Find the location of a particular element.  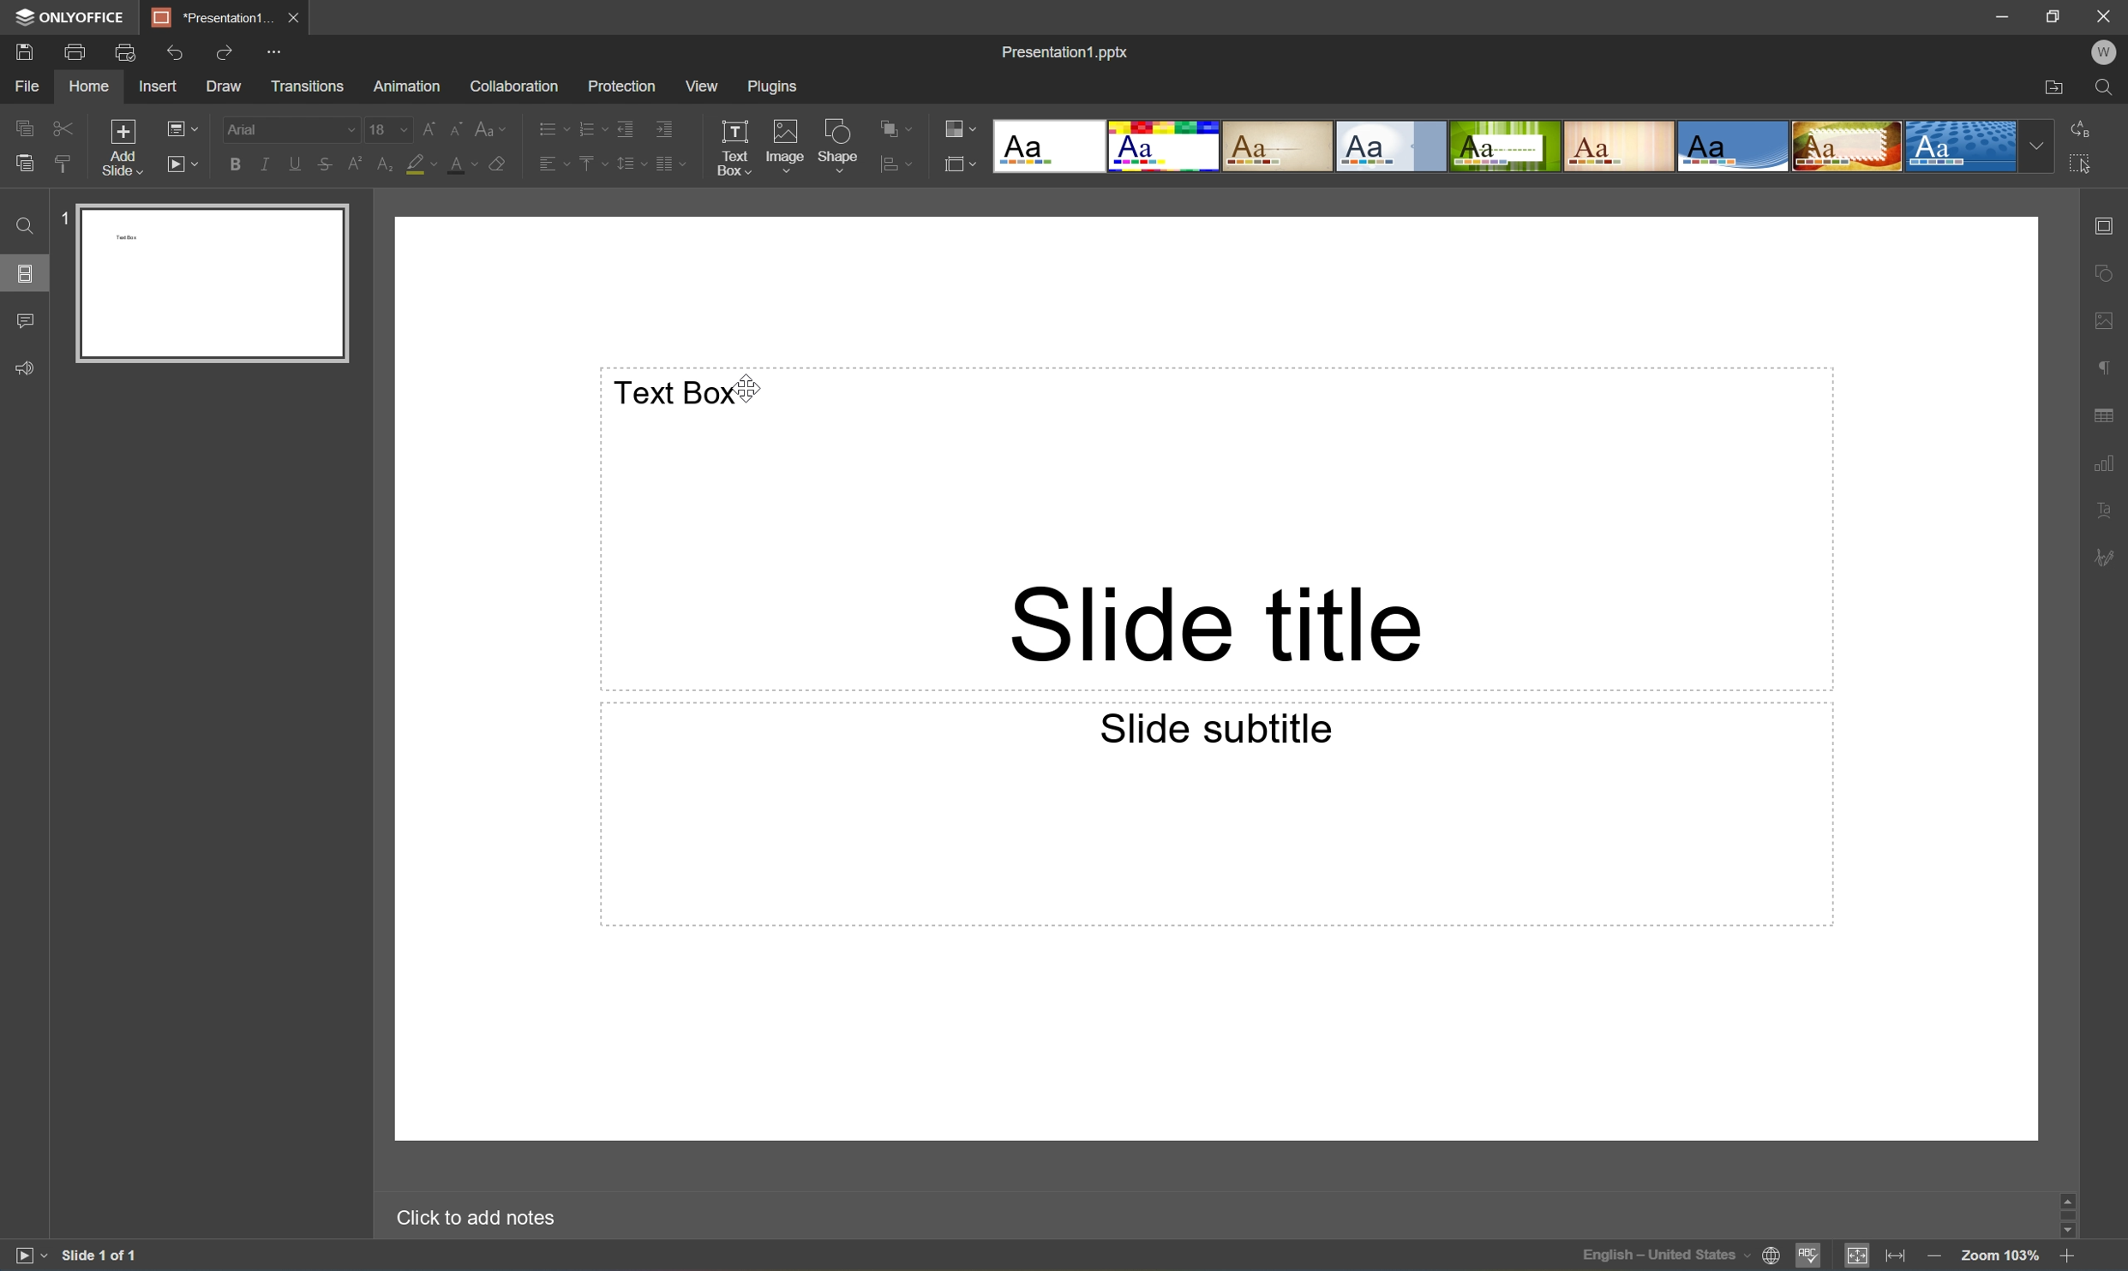

Restore Down is located at coordinates (2056, 13).